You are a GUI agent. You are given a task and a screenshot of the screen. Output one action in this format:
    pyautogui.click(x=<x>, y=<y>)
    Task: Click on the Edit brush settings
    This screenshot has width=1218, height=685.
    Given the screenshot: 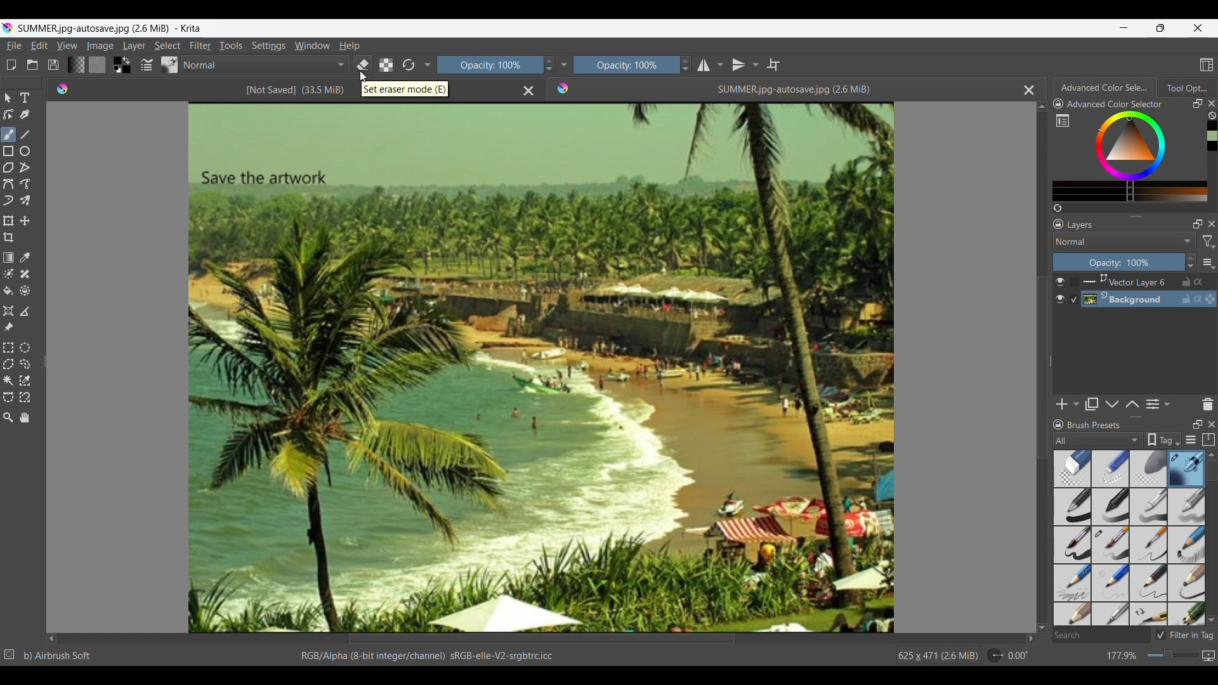 What is the action you would take?
    pyautogui.click(x=147, y=65)
    